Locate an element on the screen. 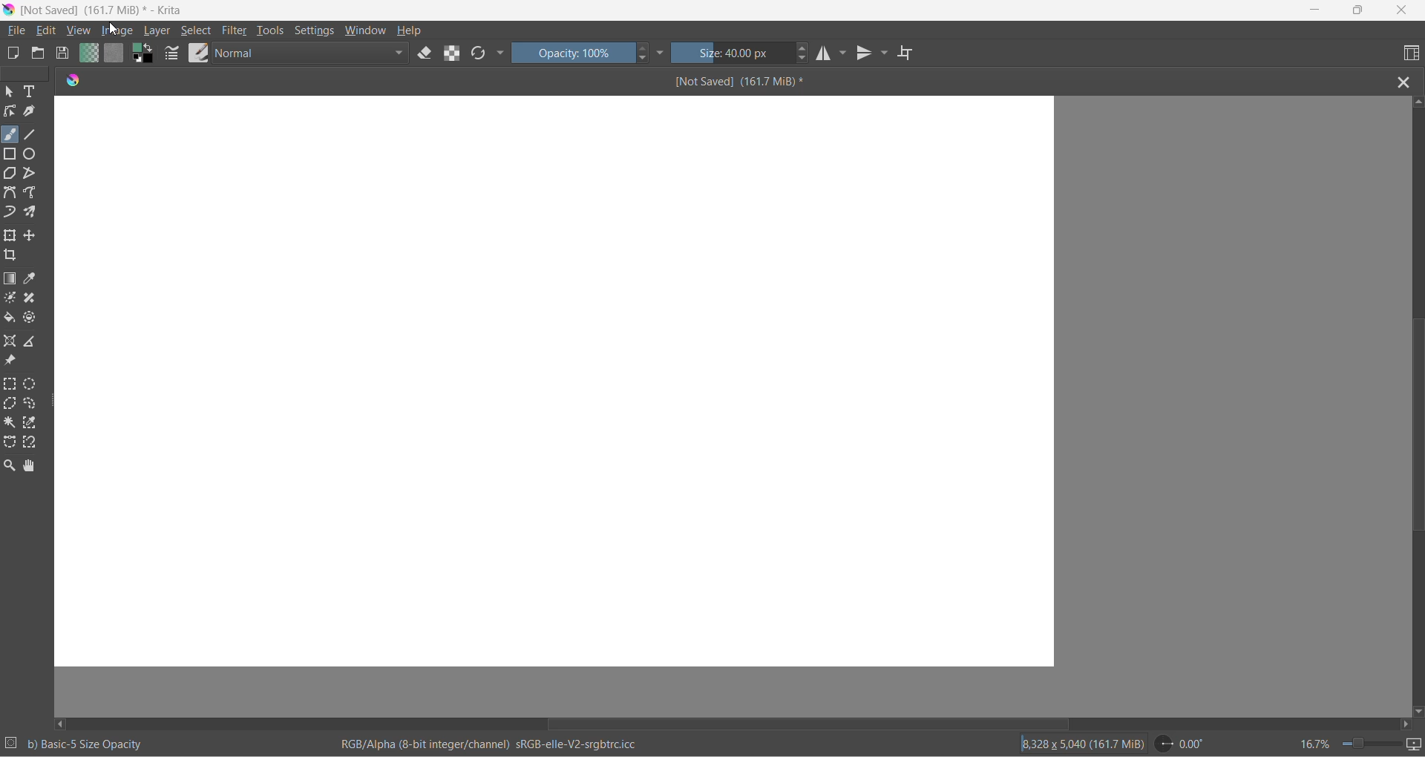 This screenshot has height=757, width=1425. scroll down button is located at coordinates (1416, 708).